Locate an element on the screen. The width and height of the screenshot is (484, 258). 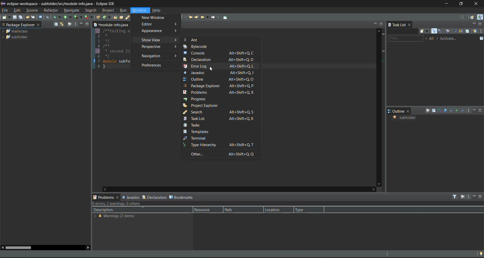
close is located at coordinates (39, 25).